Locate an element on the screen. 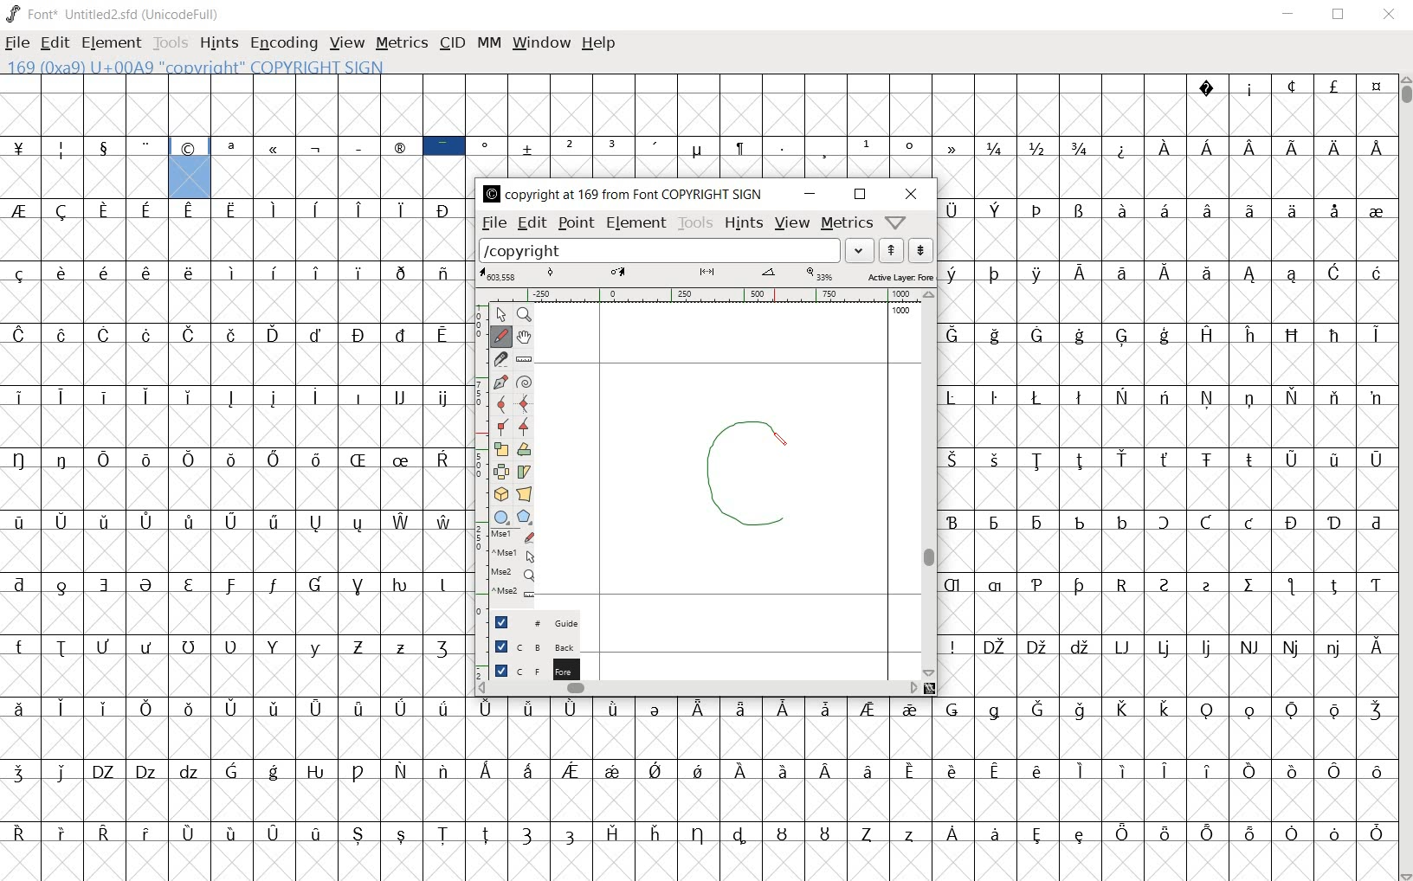  tools is located at coordinates (172, 45).